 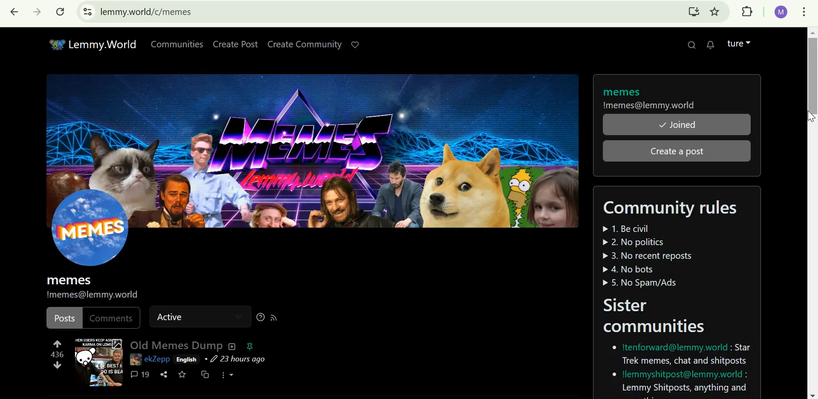 What do you see at coordinates (717, 12) in the screenshot?
I see `bookmark this tab` at bounding box center [717, 12].